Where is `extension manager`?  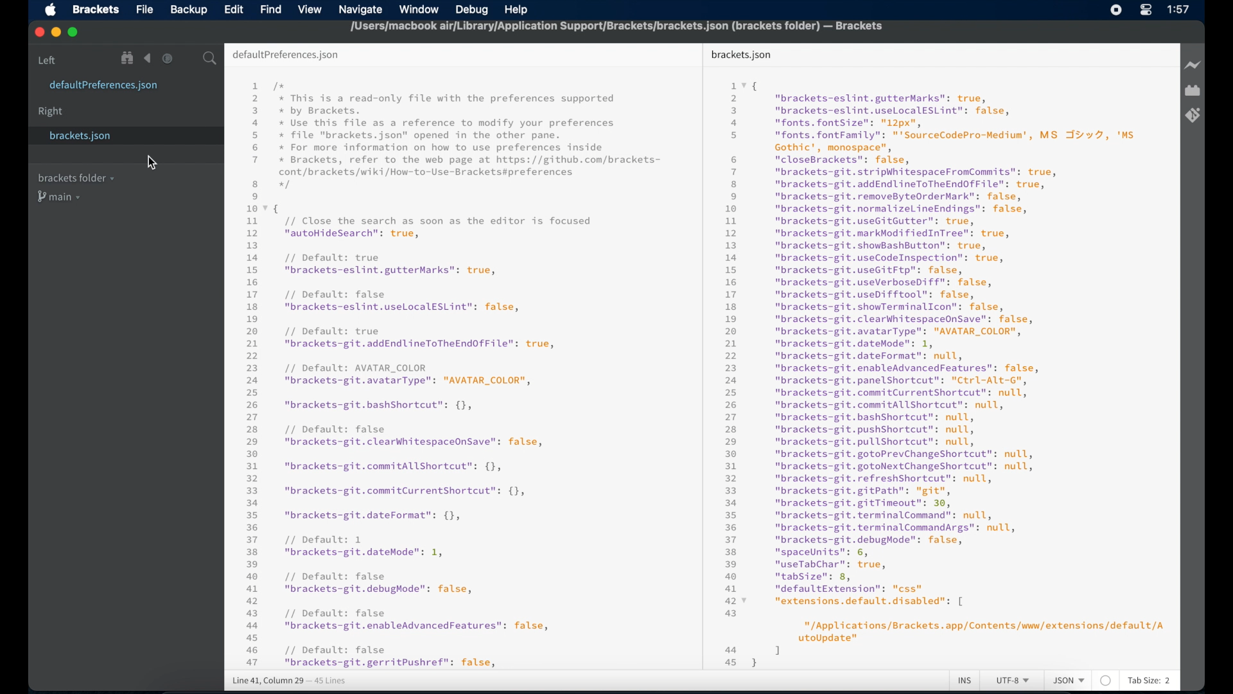 extension manager is located at coordinates (1193, 91).